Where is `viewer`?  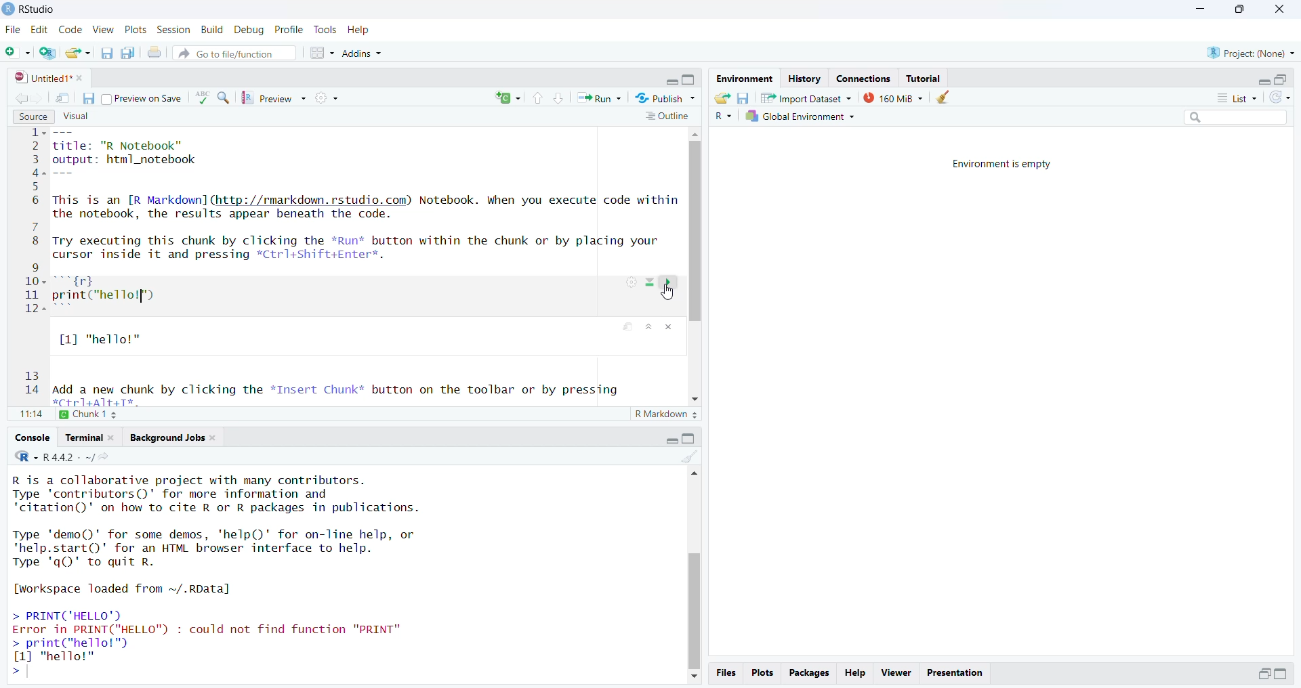 viewer is located at coordinates (896, 673).